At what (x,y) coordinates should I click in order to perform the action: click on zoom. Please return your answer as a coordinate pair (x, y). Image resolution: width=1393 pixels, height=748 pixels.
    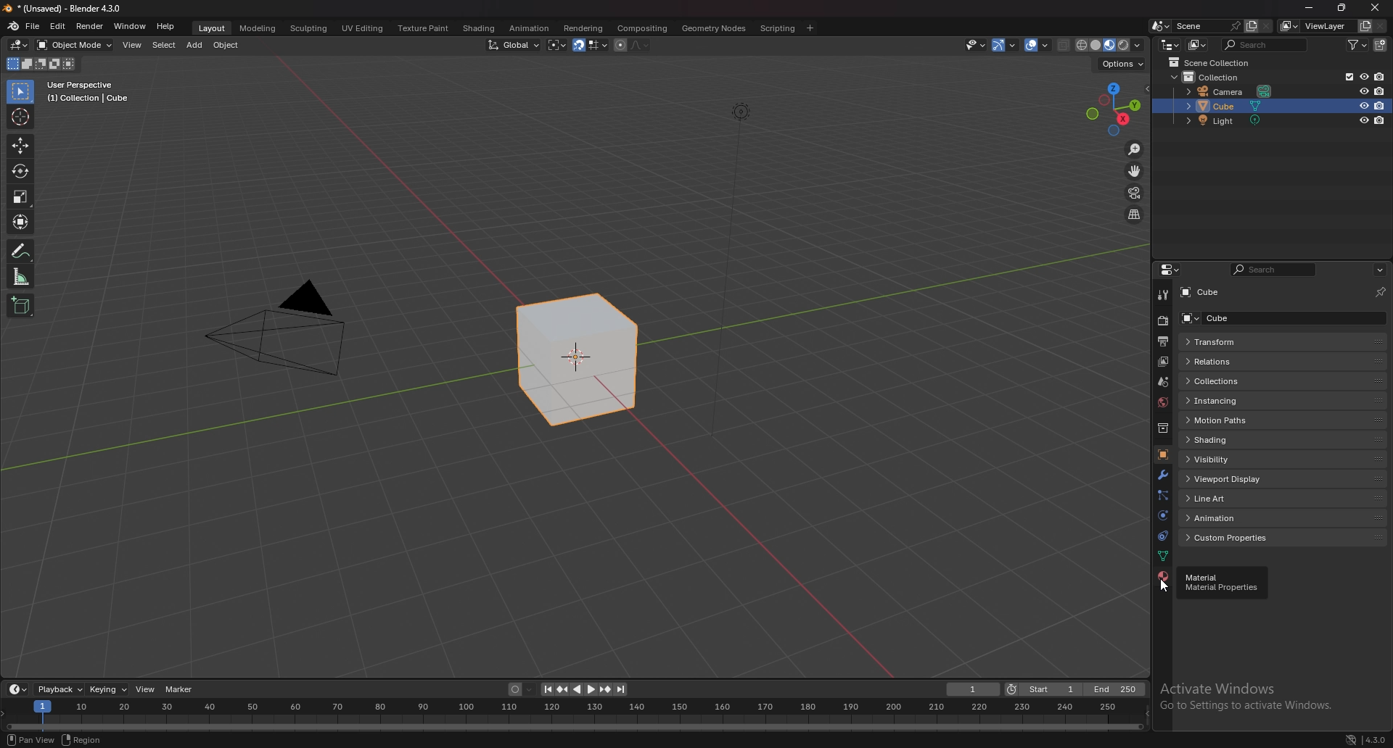
    Looking at the image, I should click on (1135, 151).